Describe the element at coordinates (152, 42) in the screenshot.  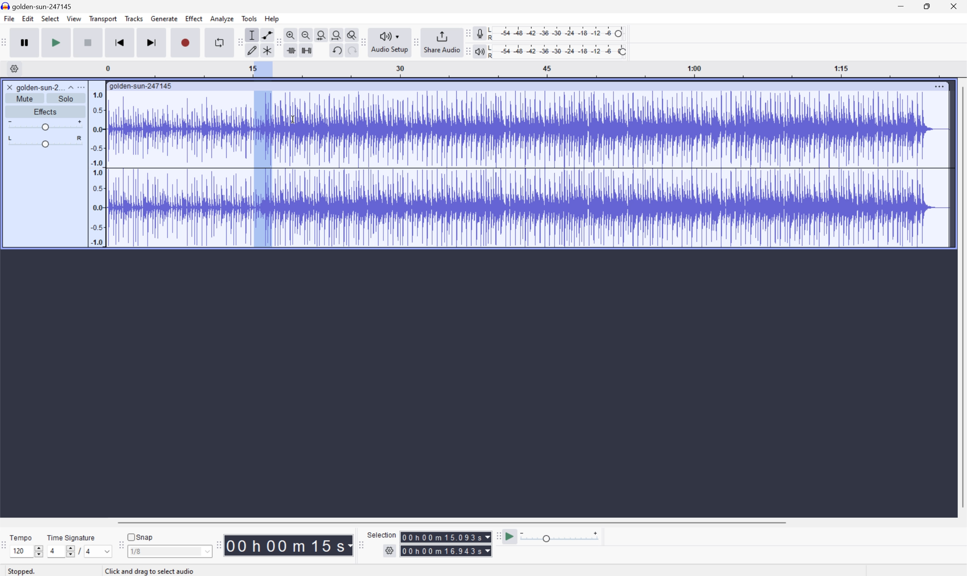
I see `Skip to end` at that location.